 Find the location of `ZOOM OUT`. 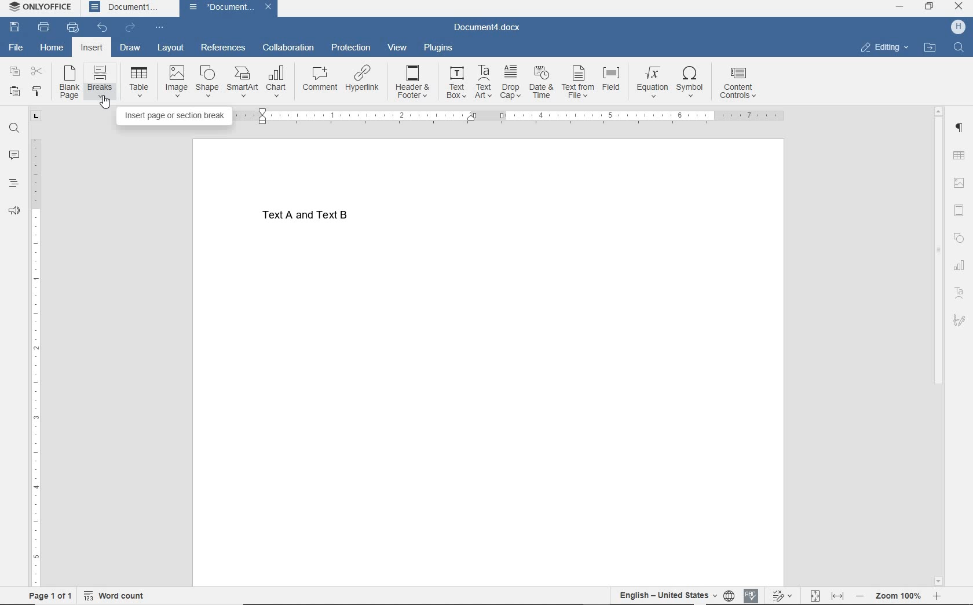

ZOOM OUT is located at coordinates (898, 596).